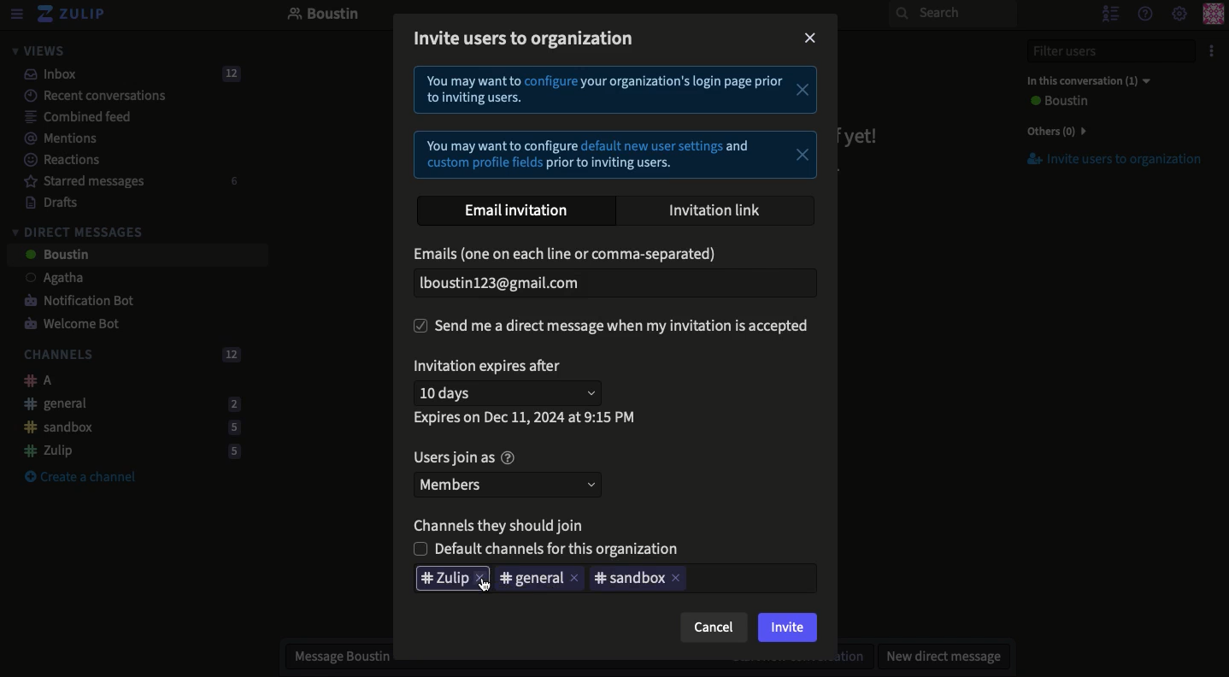 The height and width of the screenshot is (677, 1229). I want to click on Recent conversations, so click(85, 95).